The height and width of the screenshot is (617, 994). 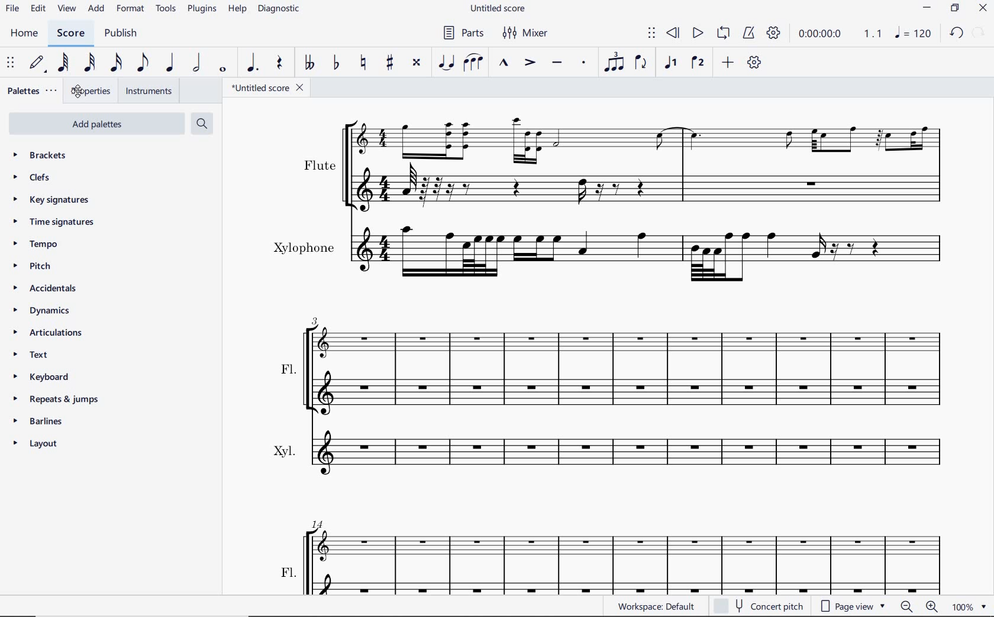 I want to click on HOME, so click(x=25, y=34).